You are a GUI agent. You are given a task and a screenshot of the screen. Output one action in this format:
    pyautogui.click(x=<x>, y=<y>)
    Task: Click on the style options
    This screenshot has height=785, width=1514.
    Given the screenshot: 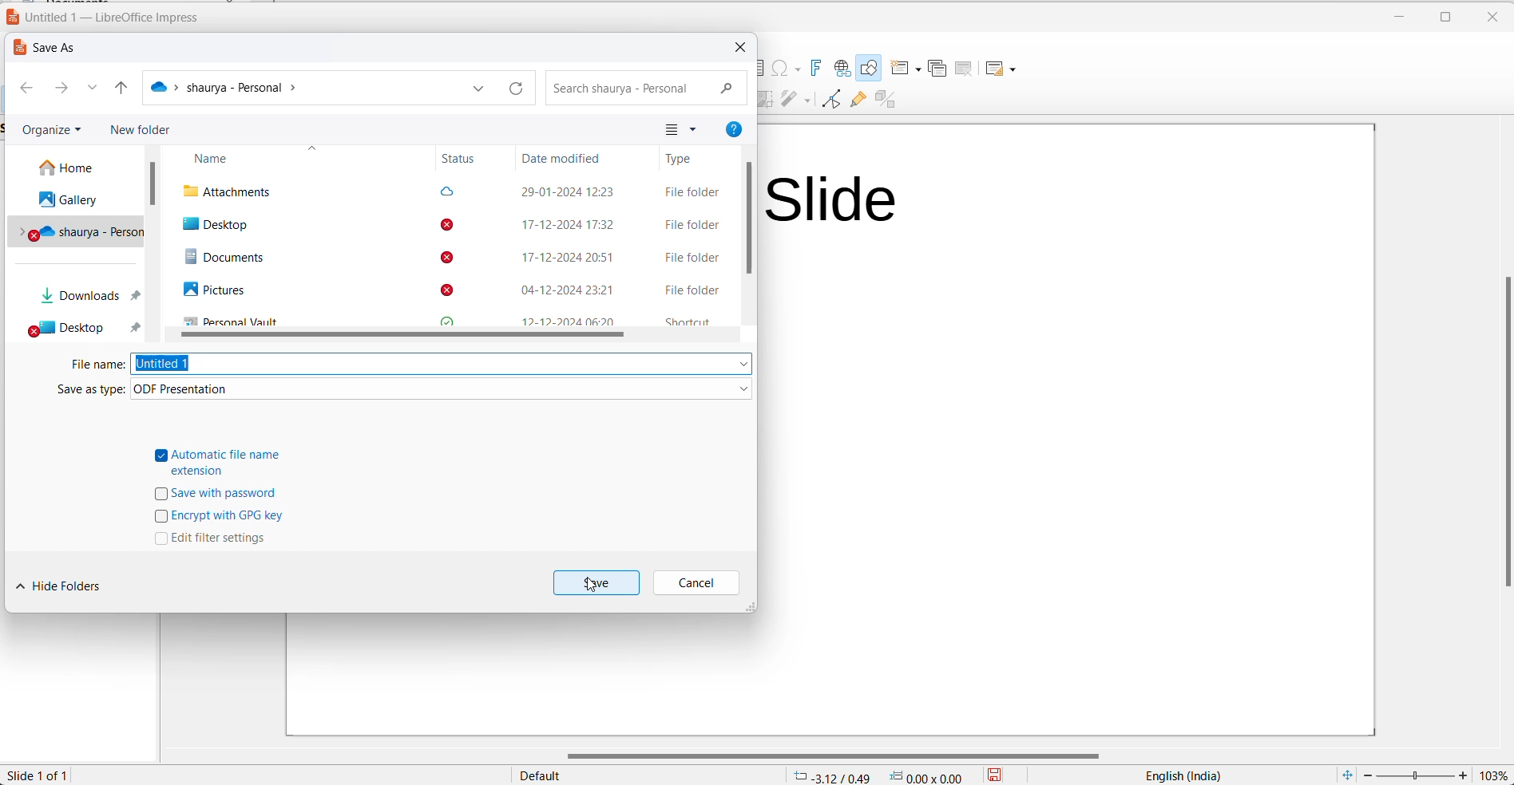 What is the action you would take?
    pyautogui.click(x=543, y=776)
    